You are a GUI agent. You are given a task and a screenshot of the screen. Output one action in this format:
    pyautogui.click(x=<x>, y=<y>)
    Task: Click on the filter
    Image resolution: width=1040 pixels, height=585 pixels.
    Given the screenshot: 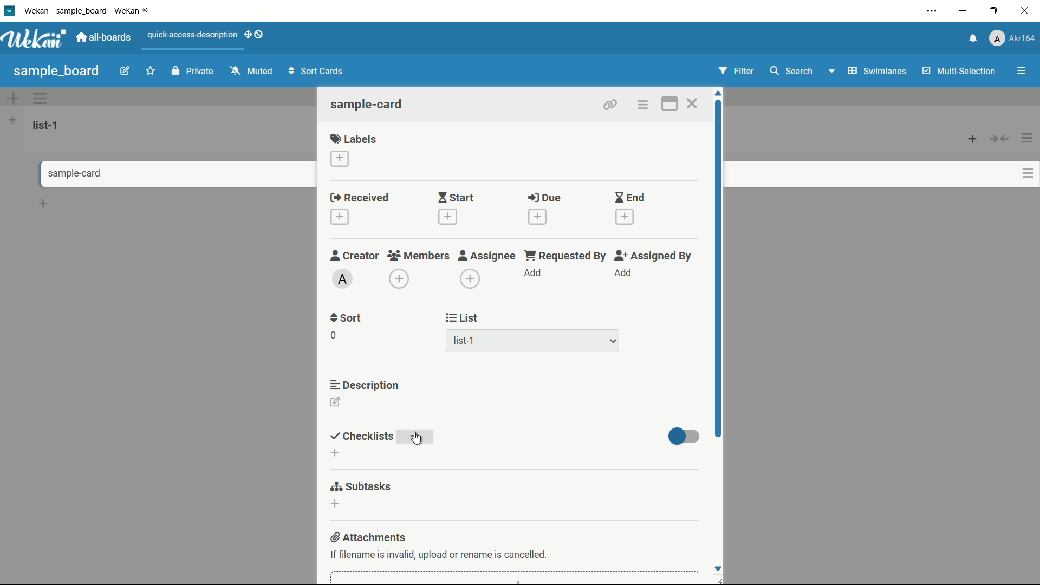 What is the action you would take?
    pyautogui.click(x=737, y=71)
    